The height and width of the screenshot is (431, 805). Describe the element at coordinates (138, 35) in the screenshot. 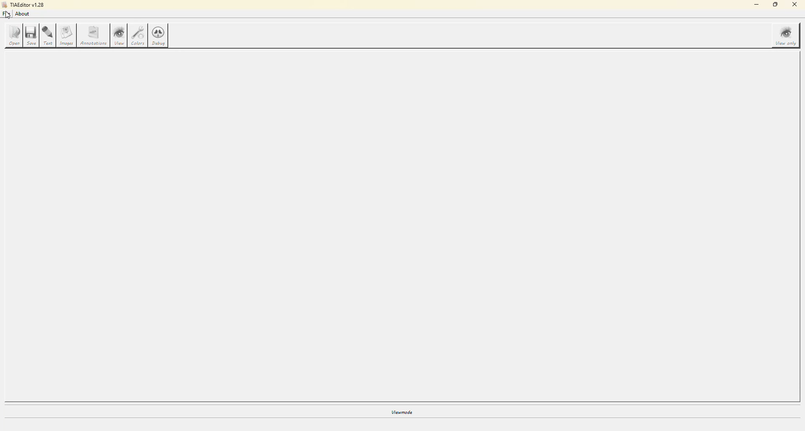

I see `colors` at that location.